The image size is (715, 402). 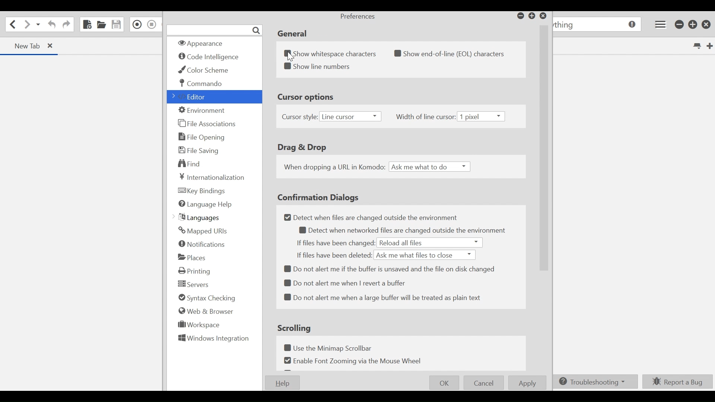 What do you see at coordinates (213, 43) in the screenshot?
I see `Appearance` at bounding box center [213, 43].